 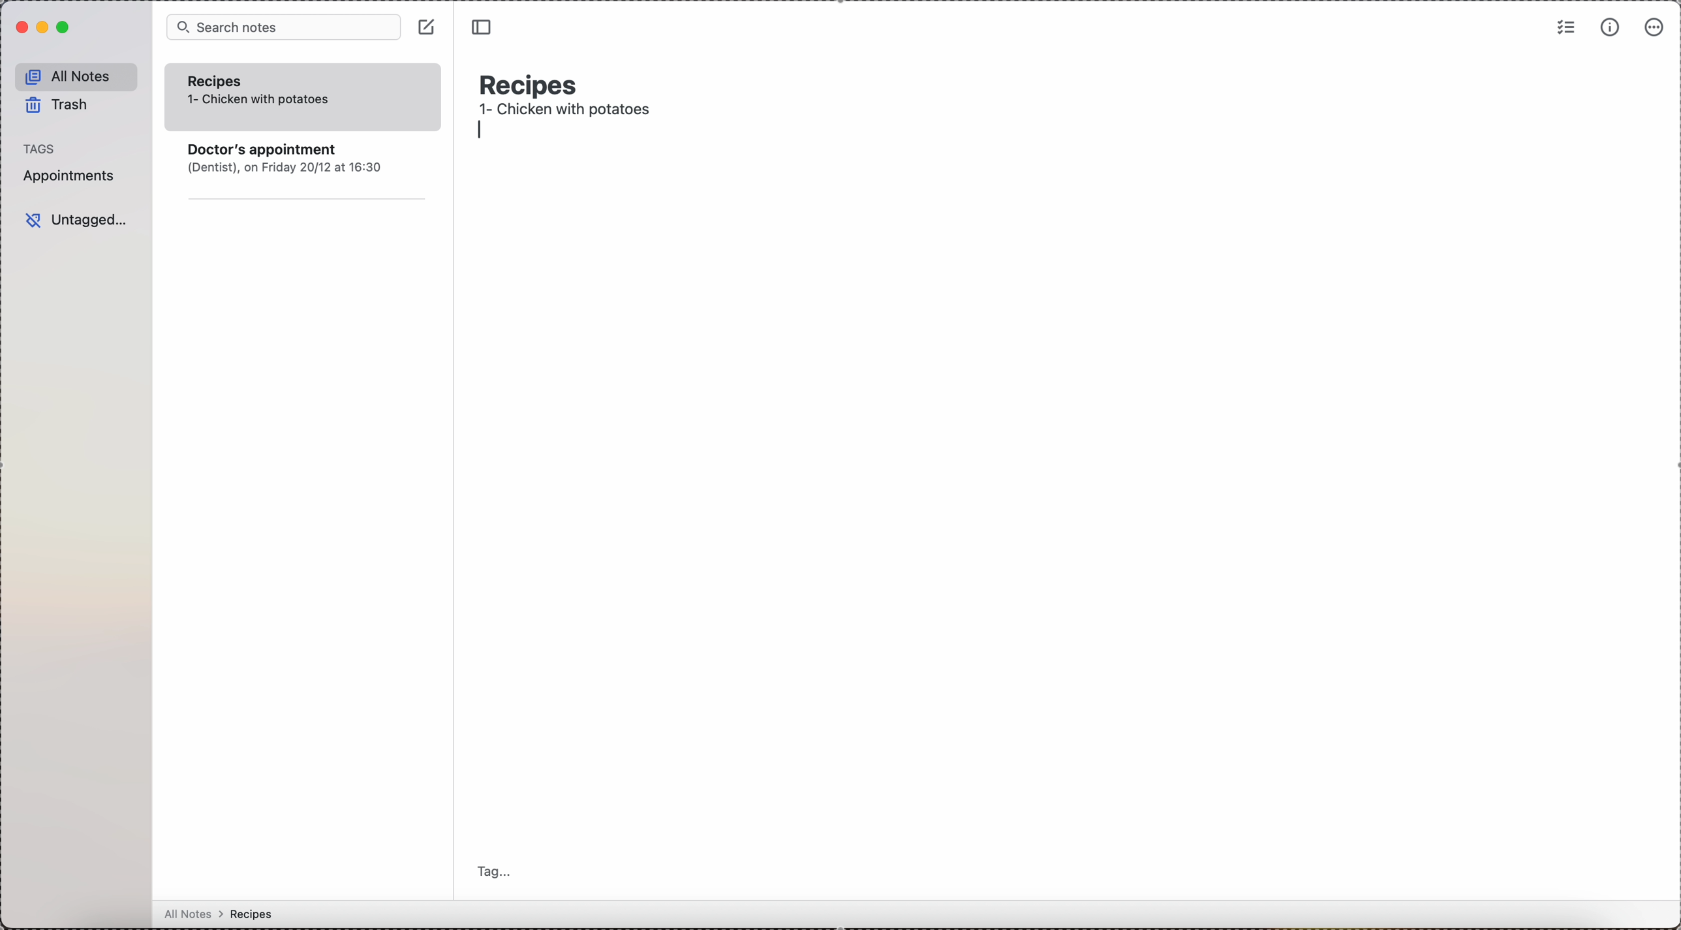 What do you see at coordinates (64, 104) in the screenshot?
I see `trash` at bounding box center [64, 104].